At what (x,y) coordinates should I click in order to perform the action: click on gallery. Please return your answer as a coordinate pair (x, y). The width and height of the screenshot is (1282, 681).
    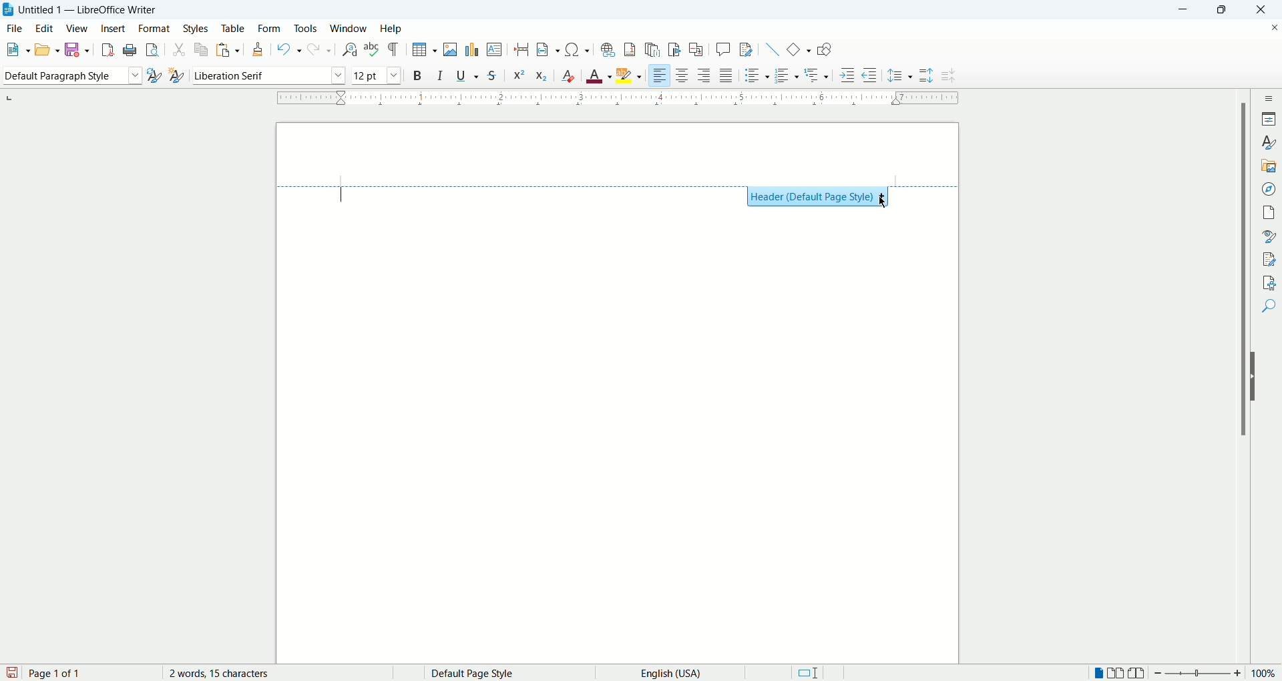
    Looking at the image, I should click on (1269, 166).